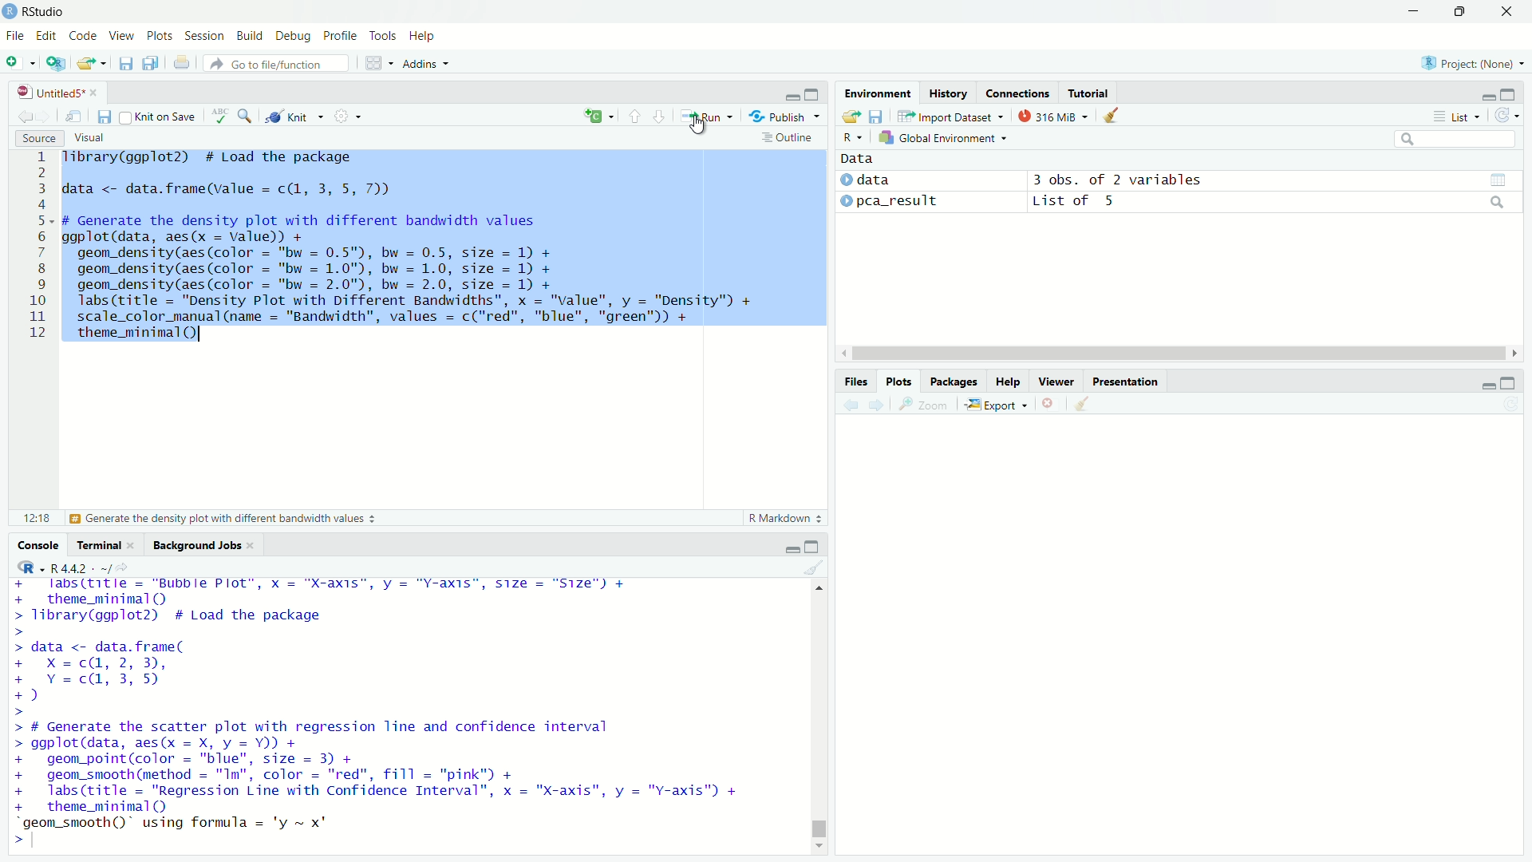 This screenshot has width=1532, height=862. I want to click on maximize, so click(813, 93).